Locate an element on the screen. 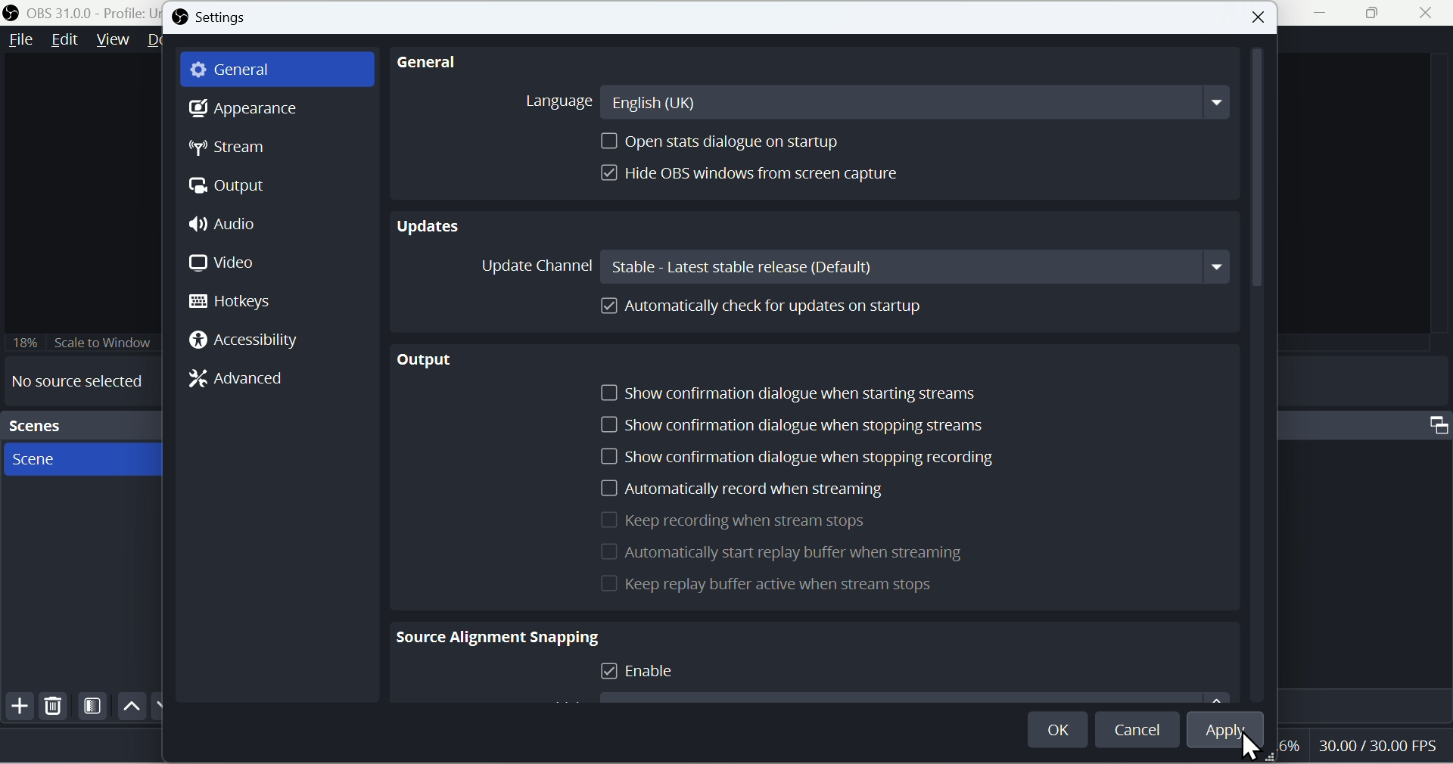  Edit is located at coordinates (64, 45).